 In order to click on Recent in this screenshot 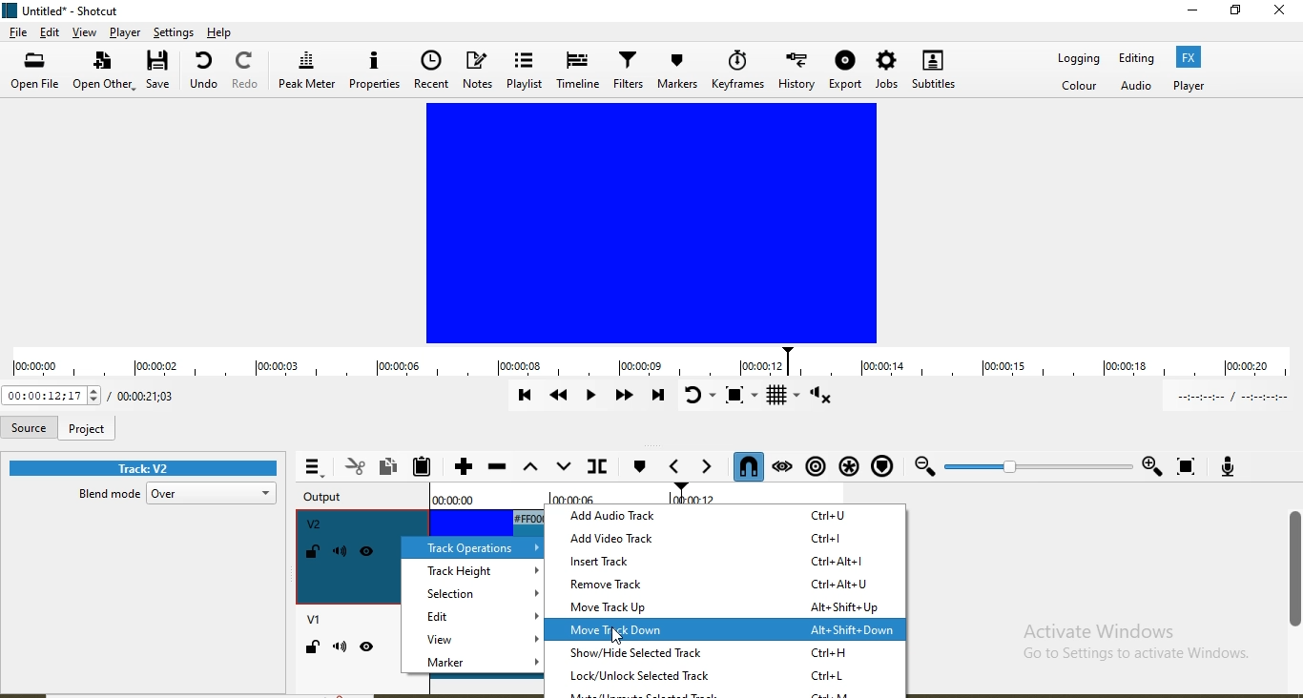, I will do `click(431, 71)`.